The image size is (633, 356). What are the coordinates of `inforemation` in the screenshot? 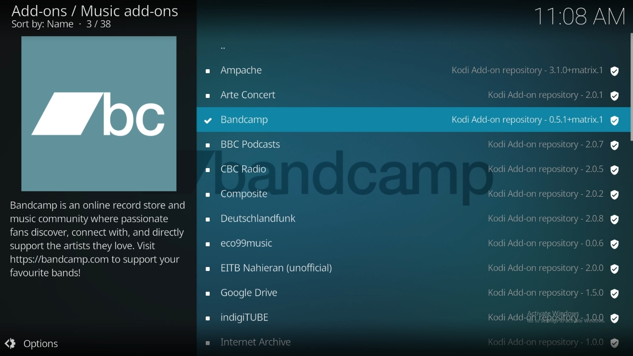 It's located at (96, 17).